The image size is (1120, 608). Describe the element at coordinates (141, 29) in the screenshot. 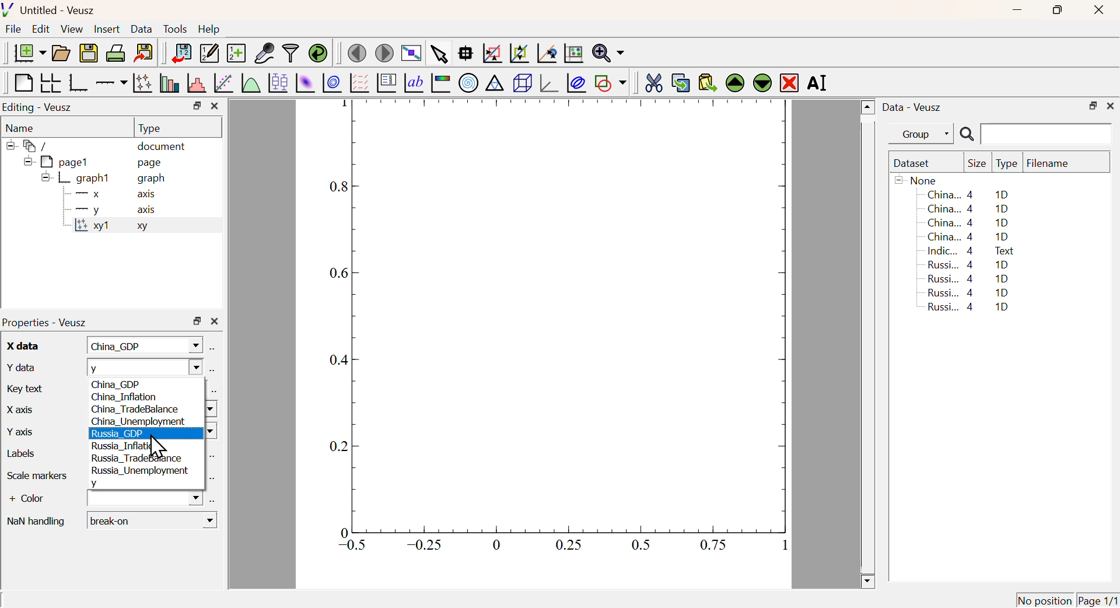

I see `Data` at that location.